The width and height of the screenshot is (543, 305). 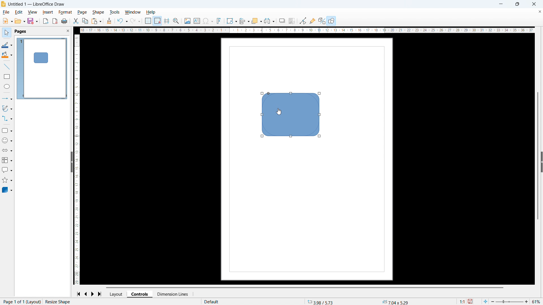 I want to click on new , so click(x=8, y=21).